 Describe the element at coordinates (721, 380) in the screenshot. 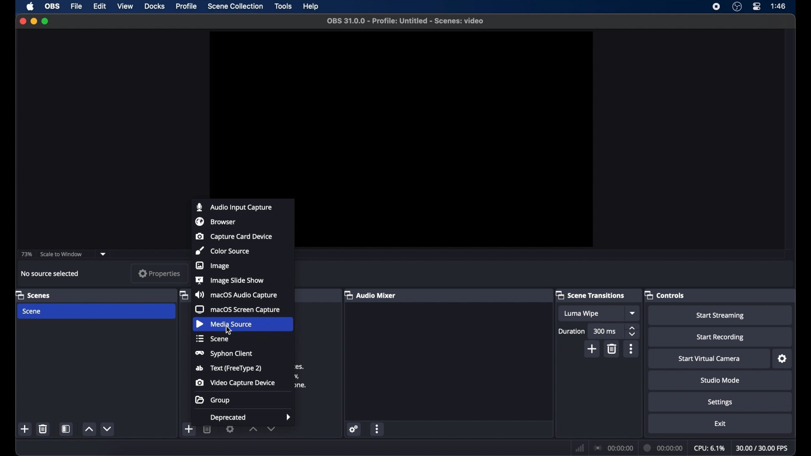

I see `studio mode` at that location.